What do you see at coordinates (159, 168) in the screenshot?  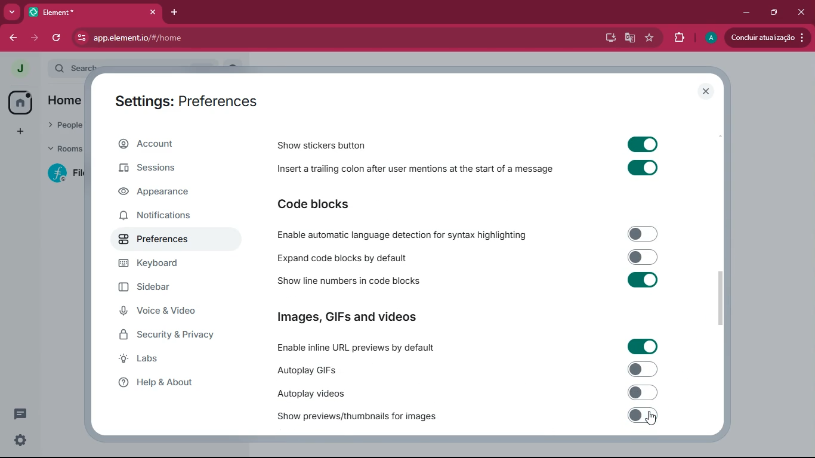 I see `Sessions` at bounding box center [159, 168].